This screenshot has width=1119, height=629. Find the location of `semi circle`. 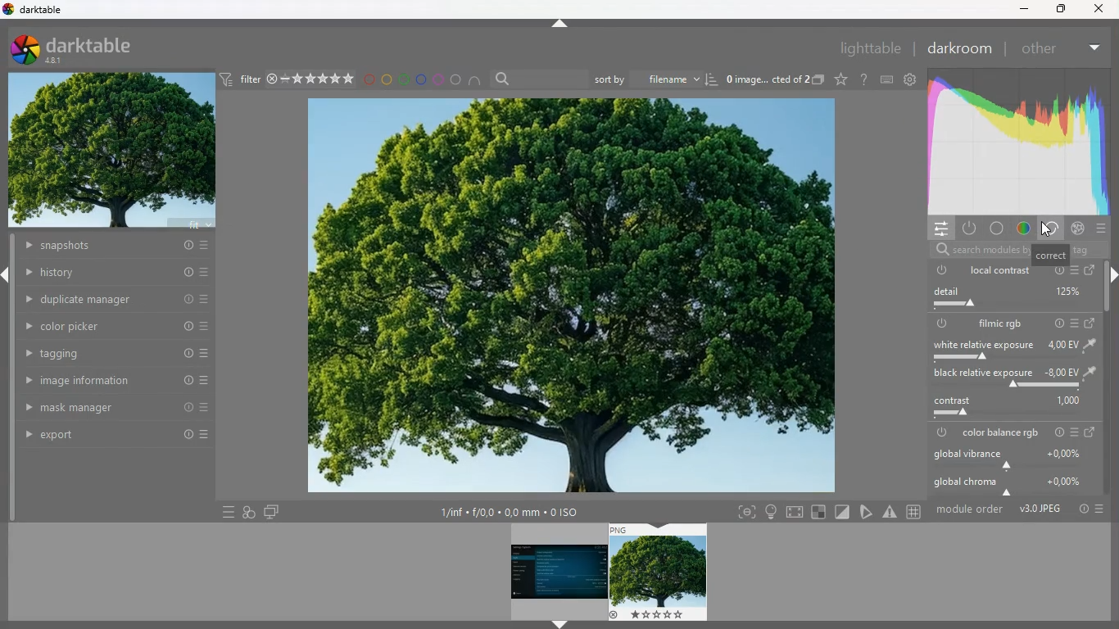

semi circle is located at coordinates (476, 79).